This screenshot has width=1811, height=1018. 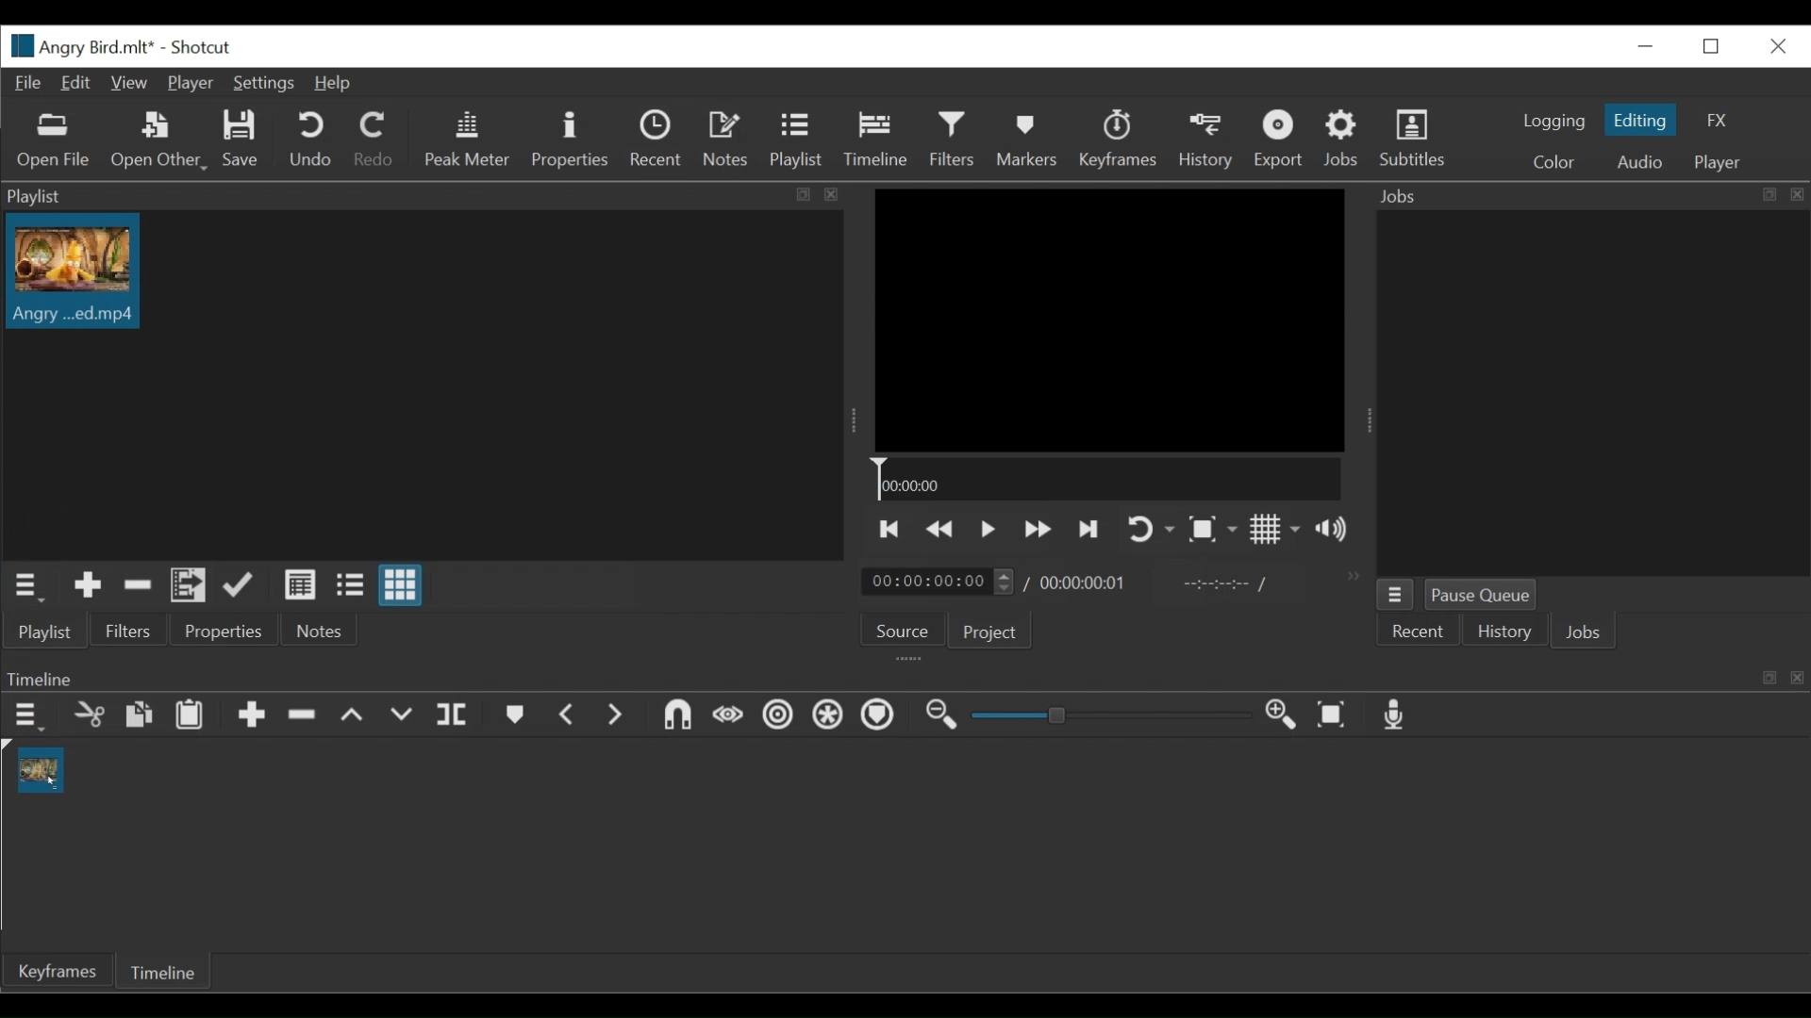 What do you see at coordinates (128, 84) in the screenshot?
I see `View` at bounding box center [128, 84].